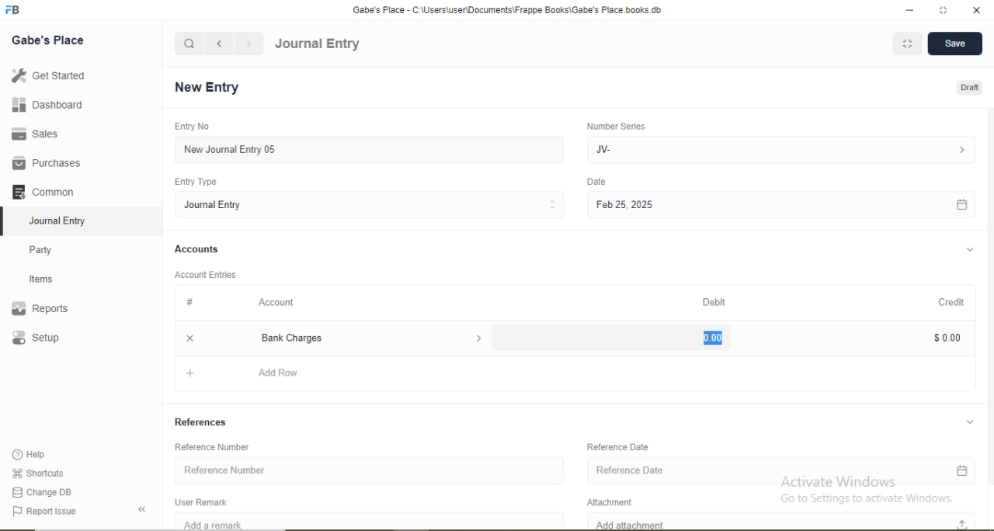 The height and width of the screenshot is (531, 994). Describe the element at coordinates (211, 88) in the screenshot. I see `New Entry` at that location.